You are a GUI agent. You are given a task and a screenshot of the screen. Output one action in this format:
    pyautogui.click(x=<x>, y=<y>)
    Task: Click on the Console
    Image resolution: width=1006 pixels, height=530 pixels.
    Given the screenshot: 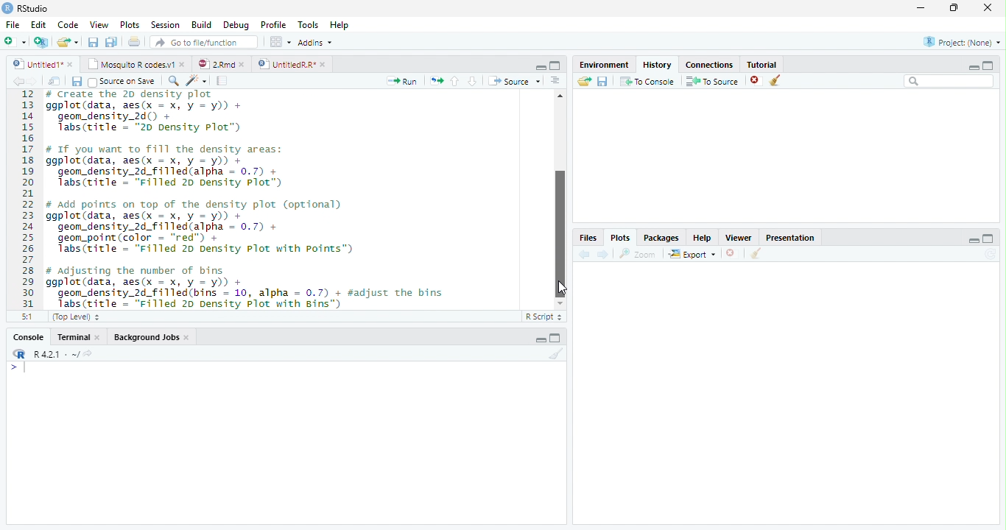 What is the action you would take?
    pyautogui.click(x=28, y=338)
    